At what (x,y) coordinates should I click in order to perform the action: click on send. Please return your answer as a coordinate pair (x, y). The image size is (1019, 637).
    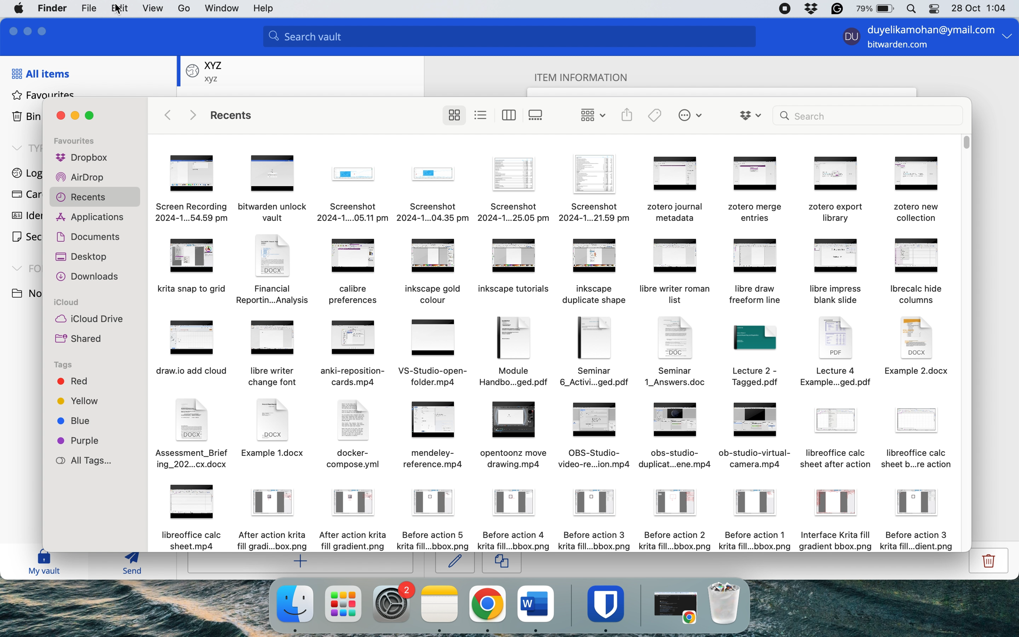
    Looking at the image, I should click on (127, 565).